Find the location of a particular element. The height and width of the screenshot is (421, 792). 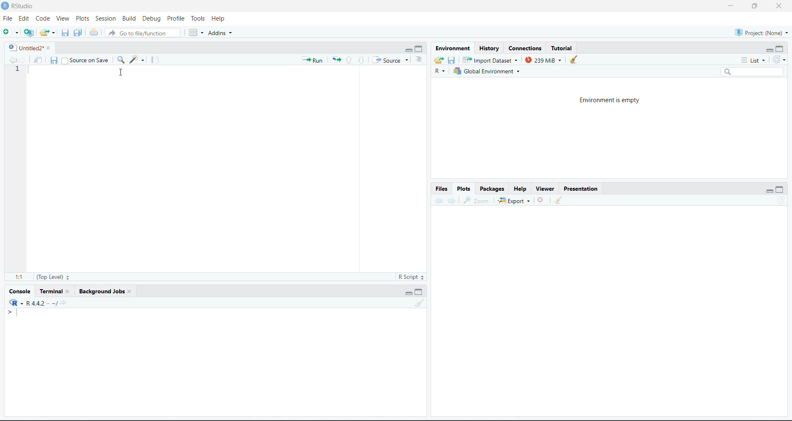

Go to file/function is located at coordinates (143, 32).